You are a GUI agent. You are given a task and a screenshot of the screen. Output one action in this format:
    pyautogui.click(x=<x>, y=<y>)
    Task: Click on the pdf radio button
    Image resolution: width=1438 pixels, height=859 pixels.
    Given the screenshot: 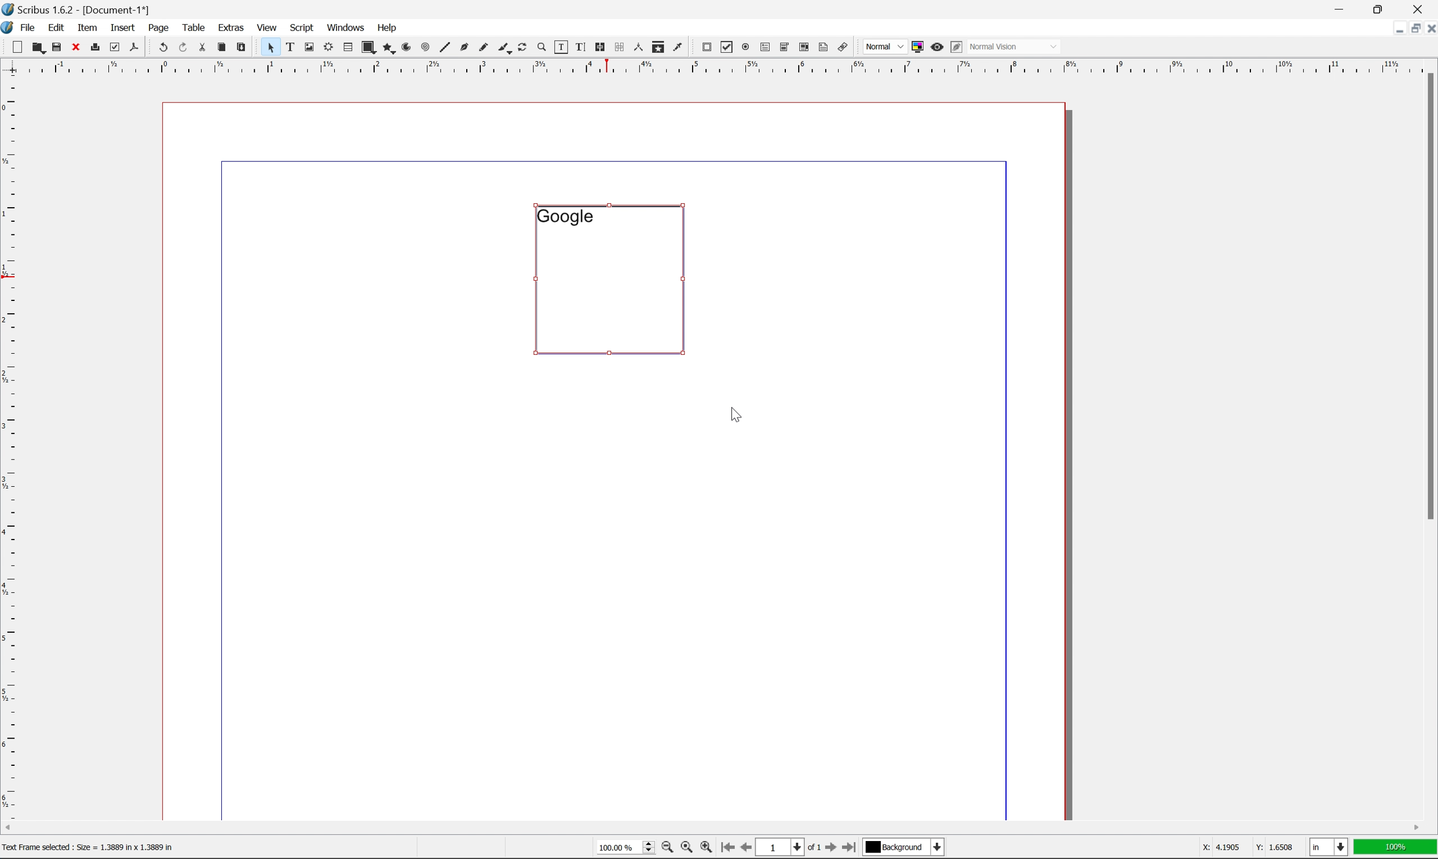 What is the action you would take?
    pyautogui.click(x=743, y=47)
    